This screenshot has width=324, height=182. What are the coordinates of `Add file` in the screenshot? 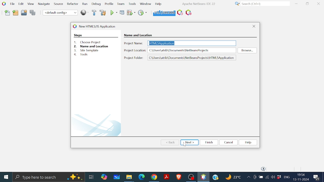 It's located at (8, 13).